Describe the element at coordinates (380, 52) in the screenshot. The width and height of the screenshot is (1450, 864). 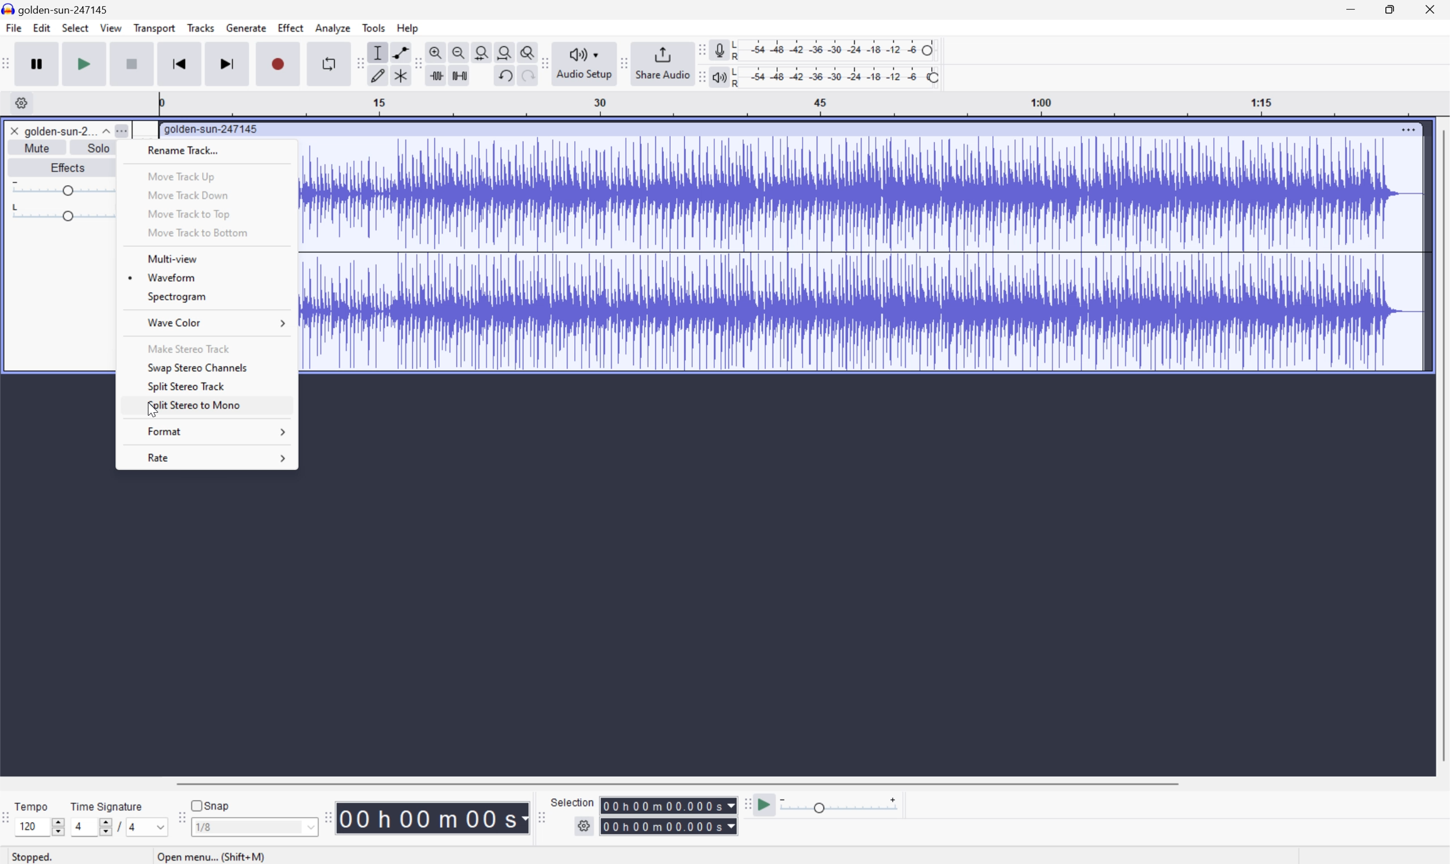
I see `Selection tool` at that location.